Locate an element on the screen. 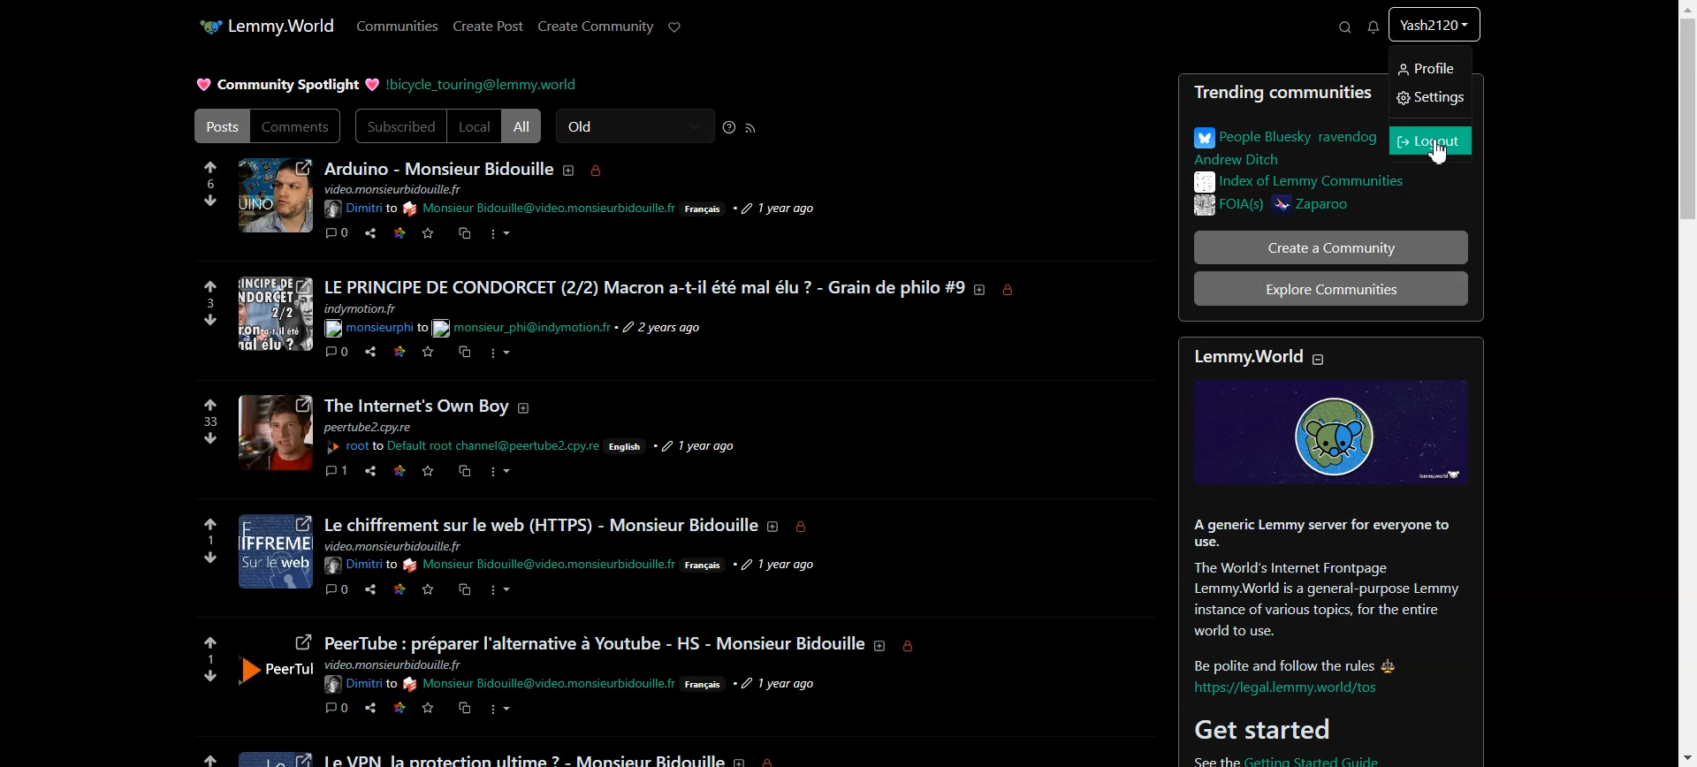 The image size is (1697, 767). hyperlink is located at coordinates (1290, 689).